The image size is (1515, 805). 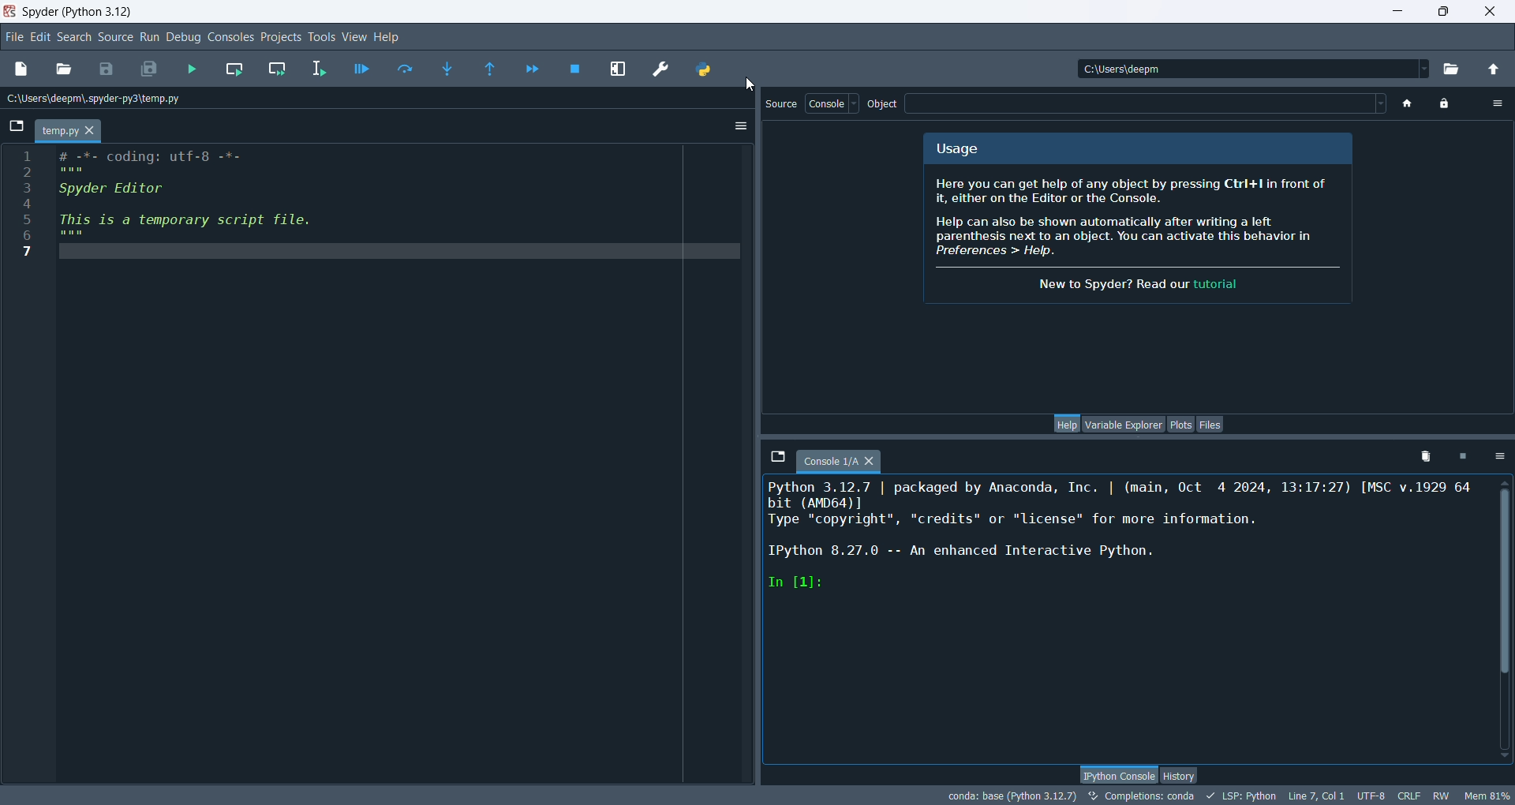 What do you see at coordinates (231, 38) in the screenshot?
I see `console` at bounding box center [231, 38].